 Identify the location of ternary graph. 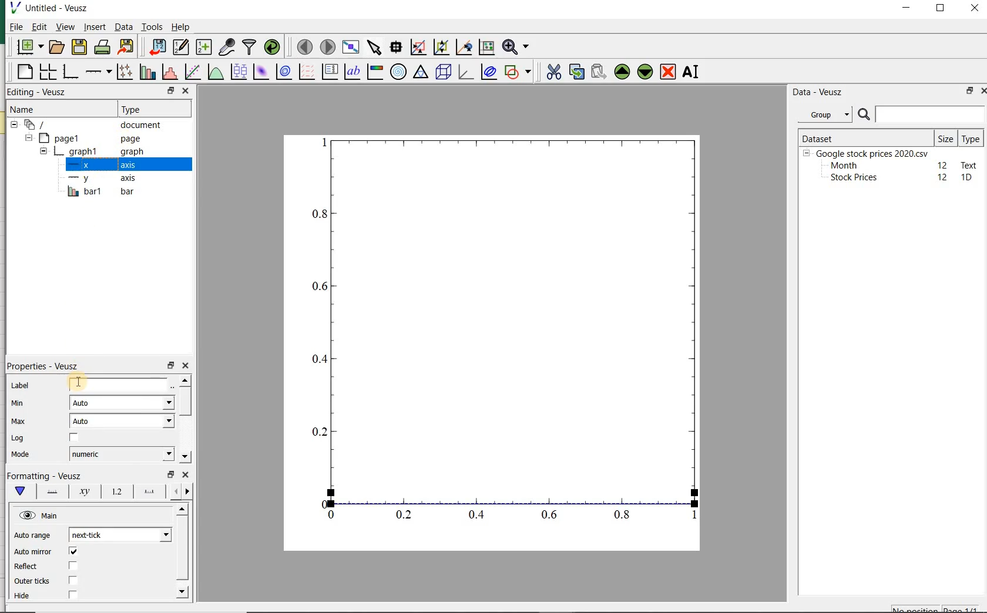
(420, 73).